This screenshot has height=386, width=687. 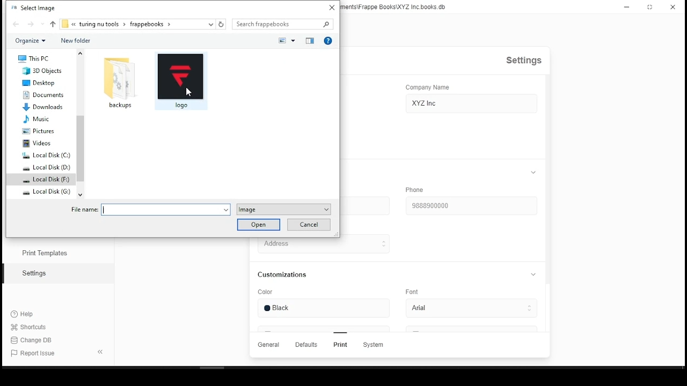 What do you see at coordinates (432, 205) in the screenshot?
I see `9888900000` at bounding box center [432, 205].